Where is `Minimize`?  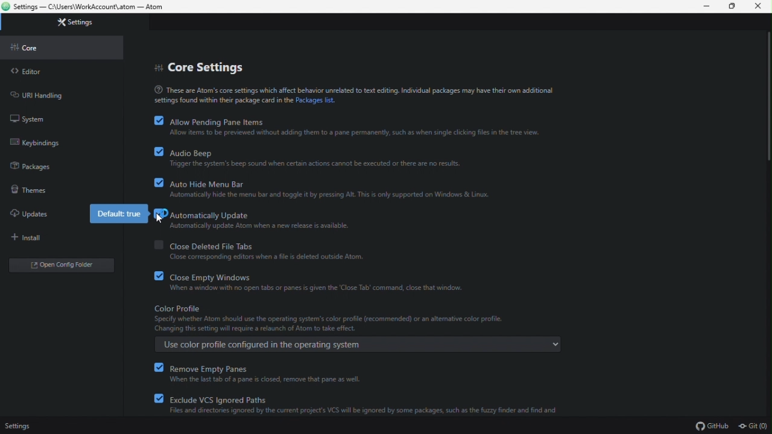
Minimize is located at coordinates (707, 7).